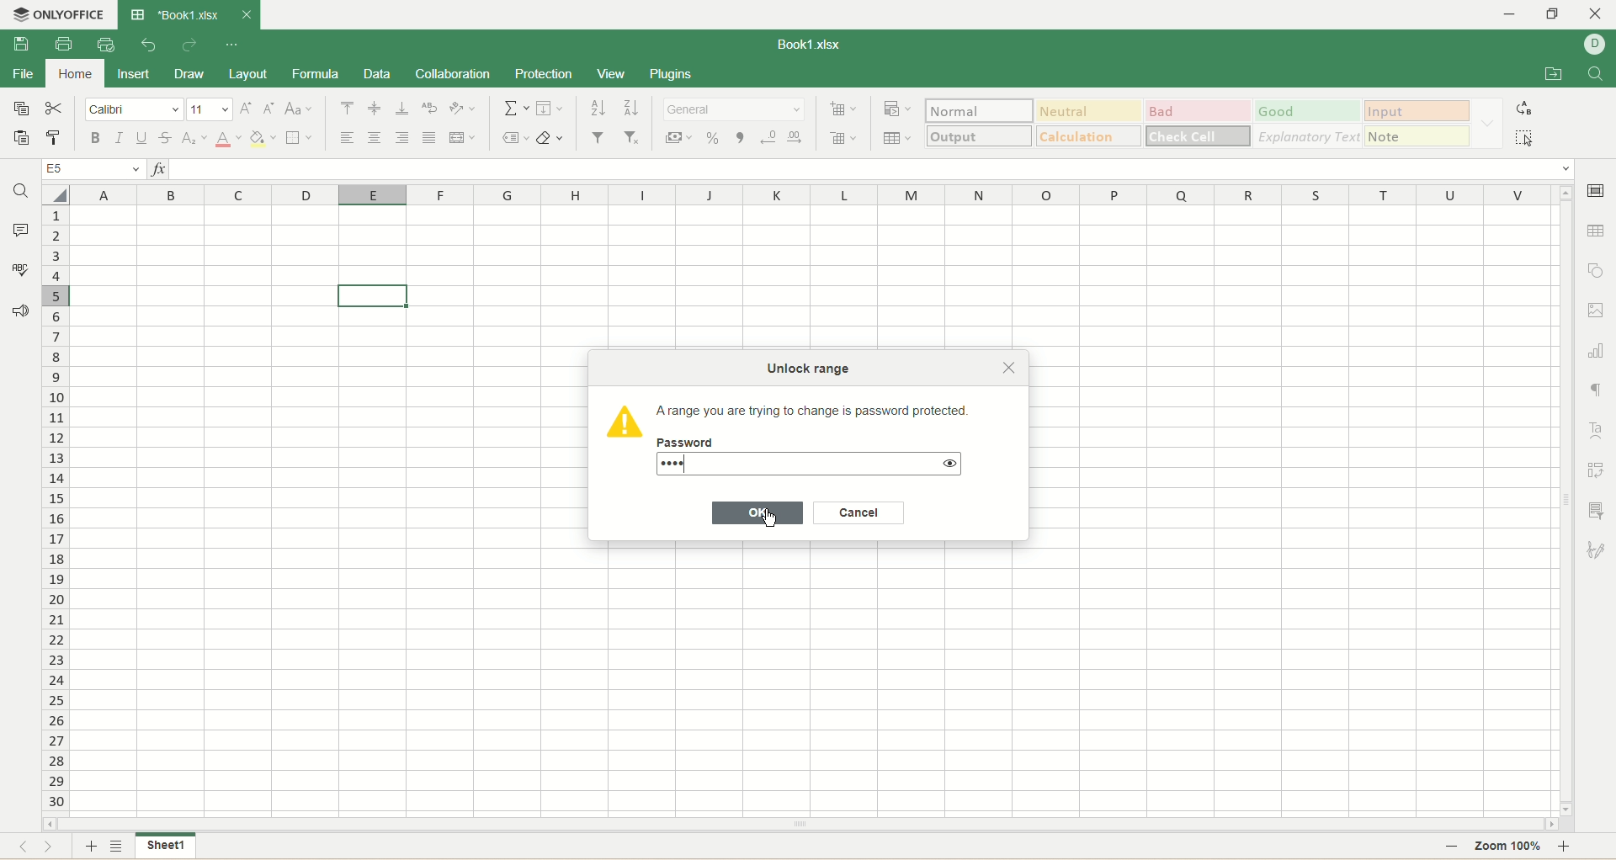 This screenshot has width=1616, height=860. What do you see at coordinates (1529, 142) in the screenshot?
I see `select all` at bounding box center [1529, 142].